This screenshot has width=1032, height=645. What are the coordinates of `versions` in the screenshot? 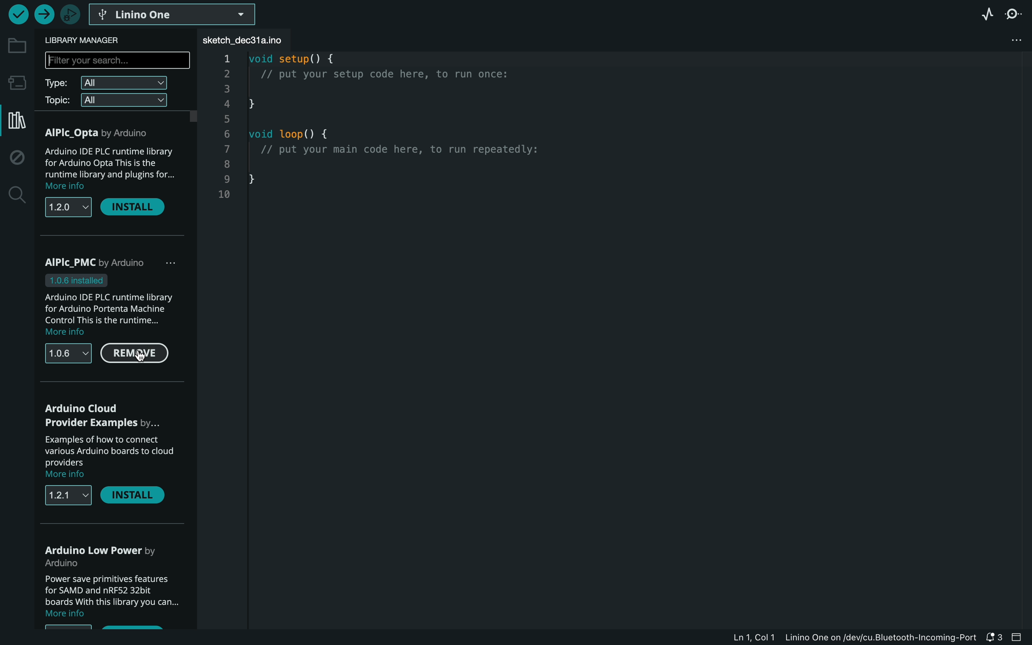 It's located at (68, 353).